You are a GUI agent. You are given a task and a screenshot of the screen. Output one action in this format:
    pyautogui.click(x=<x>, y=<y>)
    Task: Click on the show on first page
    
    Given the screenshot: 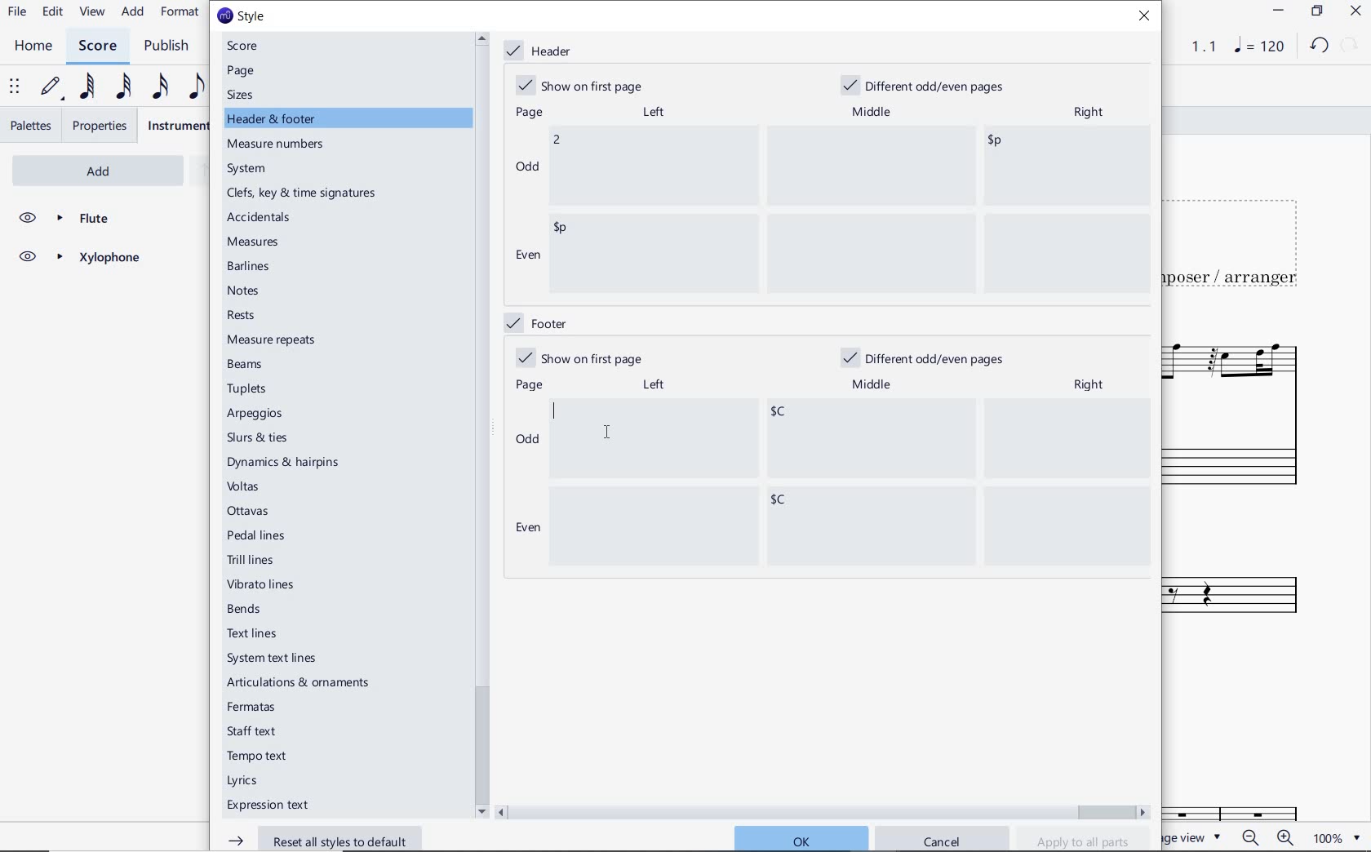 What is the action you would take?
    pyautogui.click(x=584, y=84)
    